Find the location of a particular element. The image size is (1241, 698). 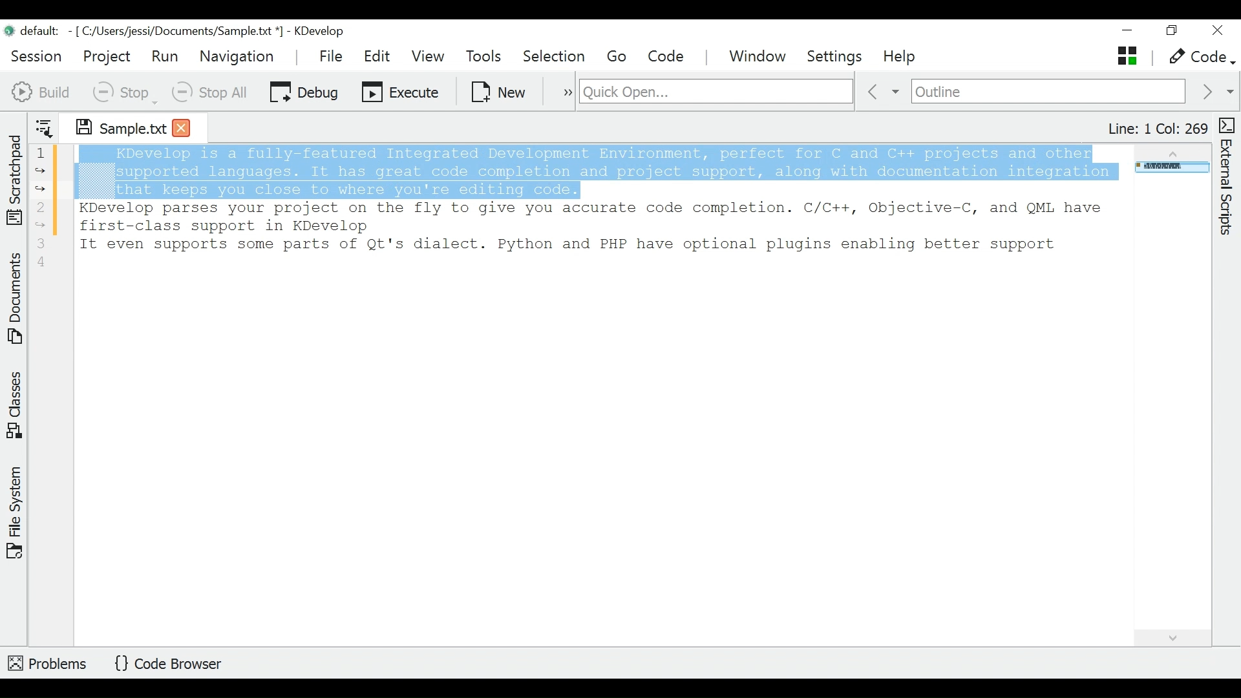

Page Overview is located at coordinates (1170, 169).